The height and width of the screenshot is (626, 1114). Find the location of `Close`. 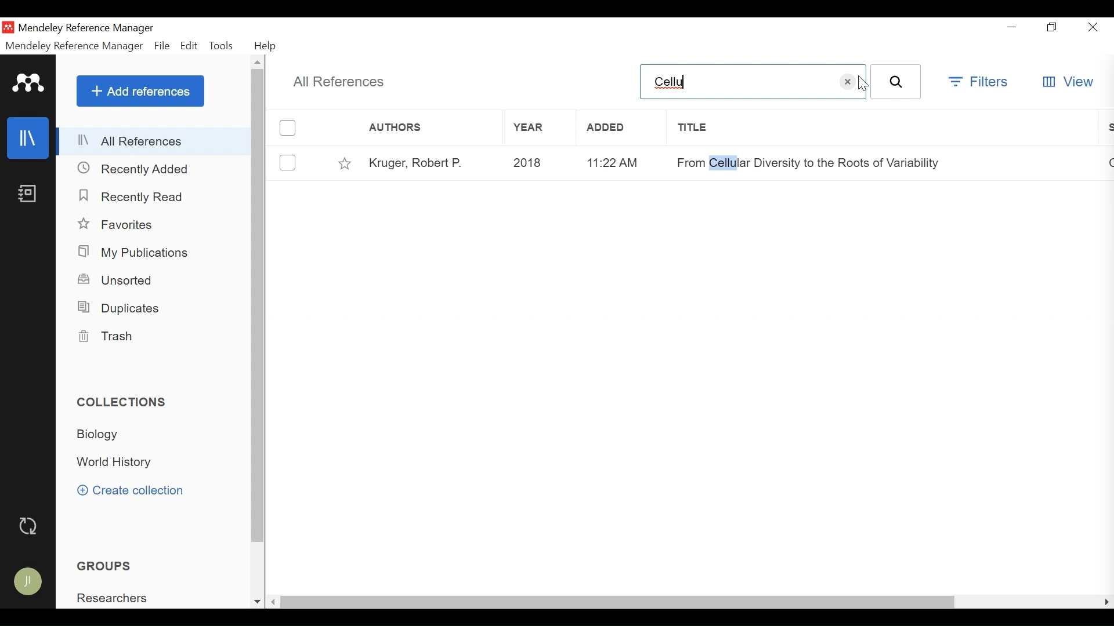

Close is located at coordinates (1094, 27).